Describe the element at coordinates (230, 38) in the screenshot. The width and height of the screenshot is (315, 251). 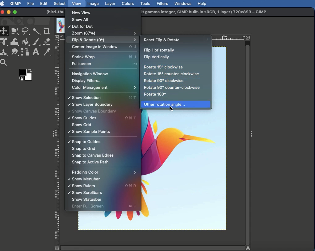
I see `horizontal Ruler` at that location.